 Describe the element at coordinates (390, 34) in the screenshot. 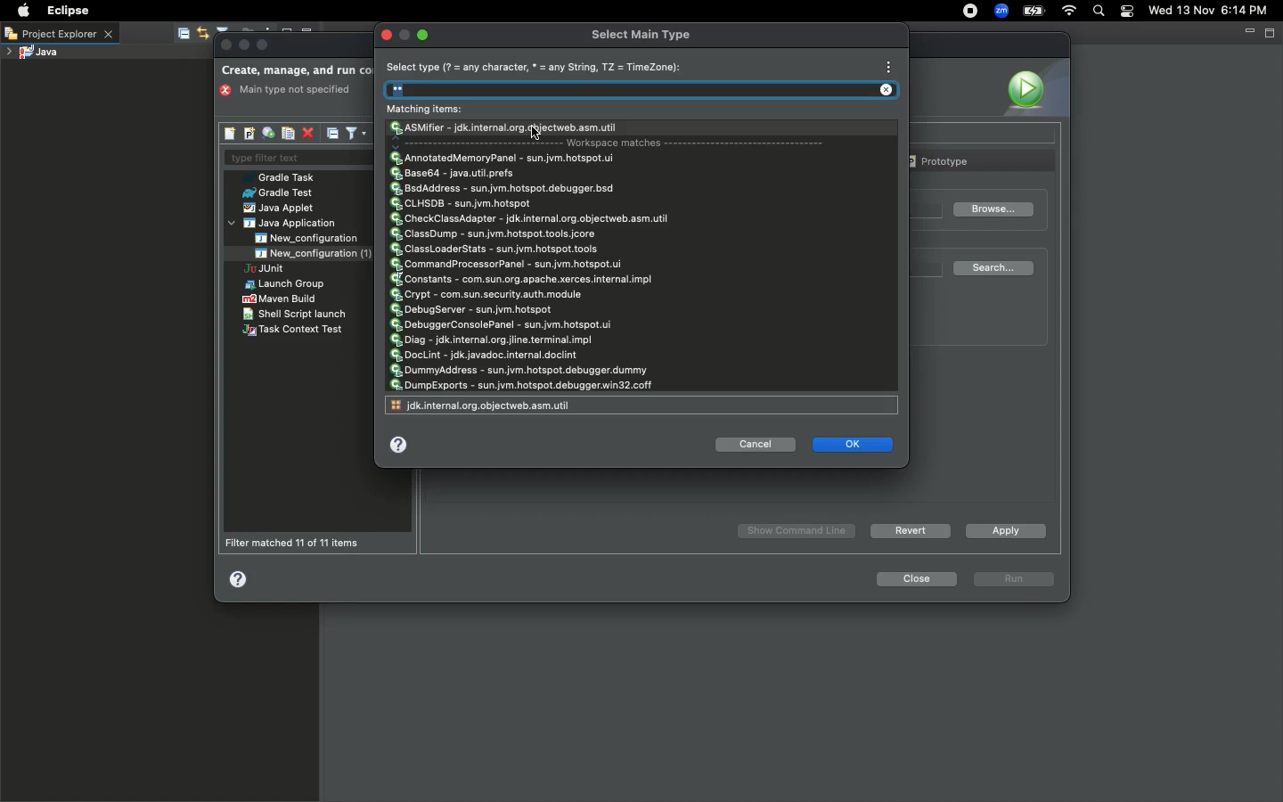

I see `Close` at that location.